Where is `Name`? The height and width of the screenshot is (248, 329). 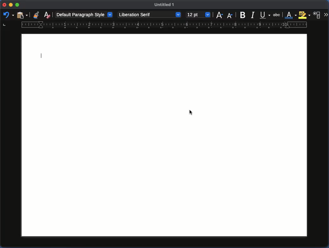
Name is located at coordinates (165, 6).